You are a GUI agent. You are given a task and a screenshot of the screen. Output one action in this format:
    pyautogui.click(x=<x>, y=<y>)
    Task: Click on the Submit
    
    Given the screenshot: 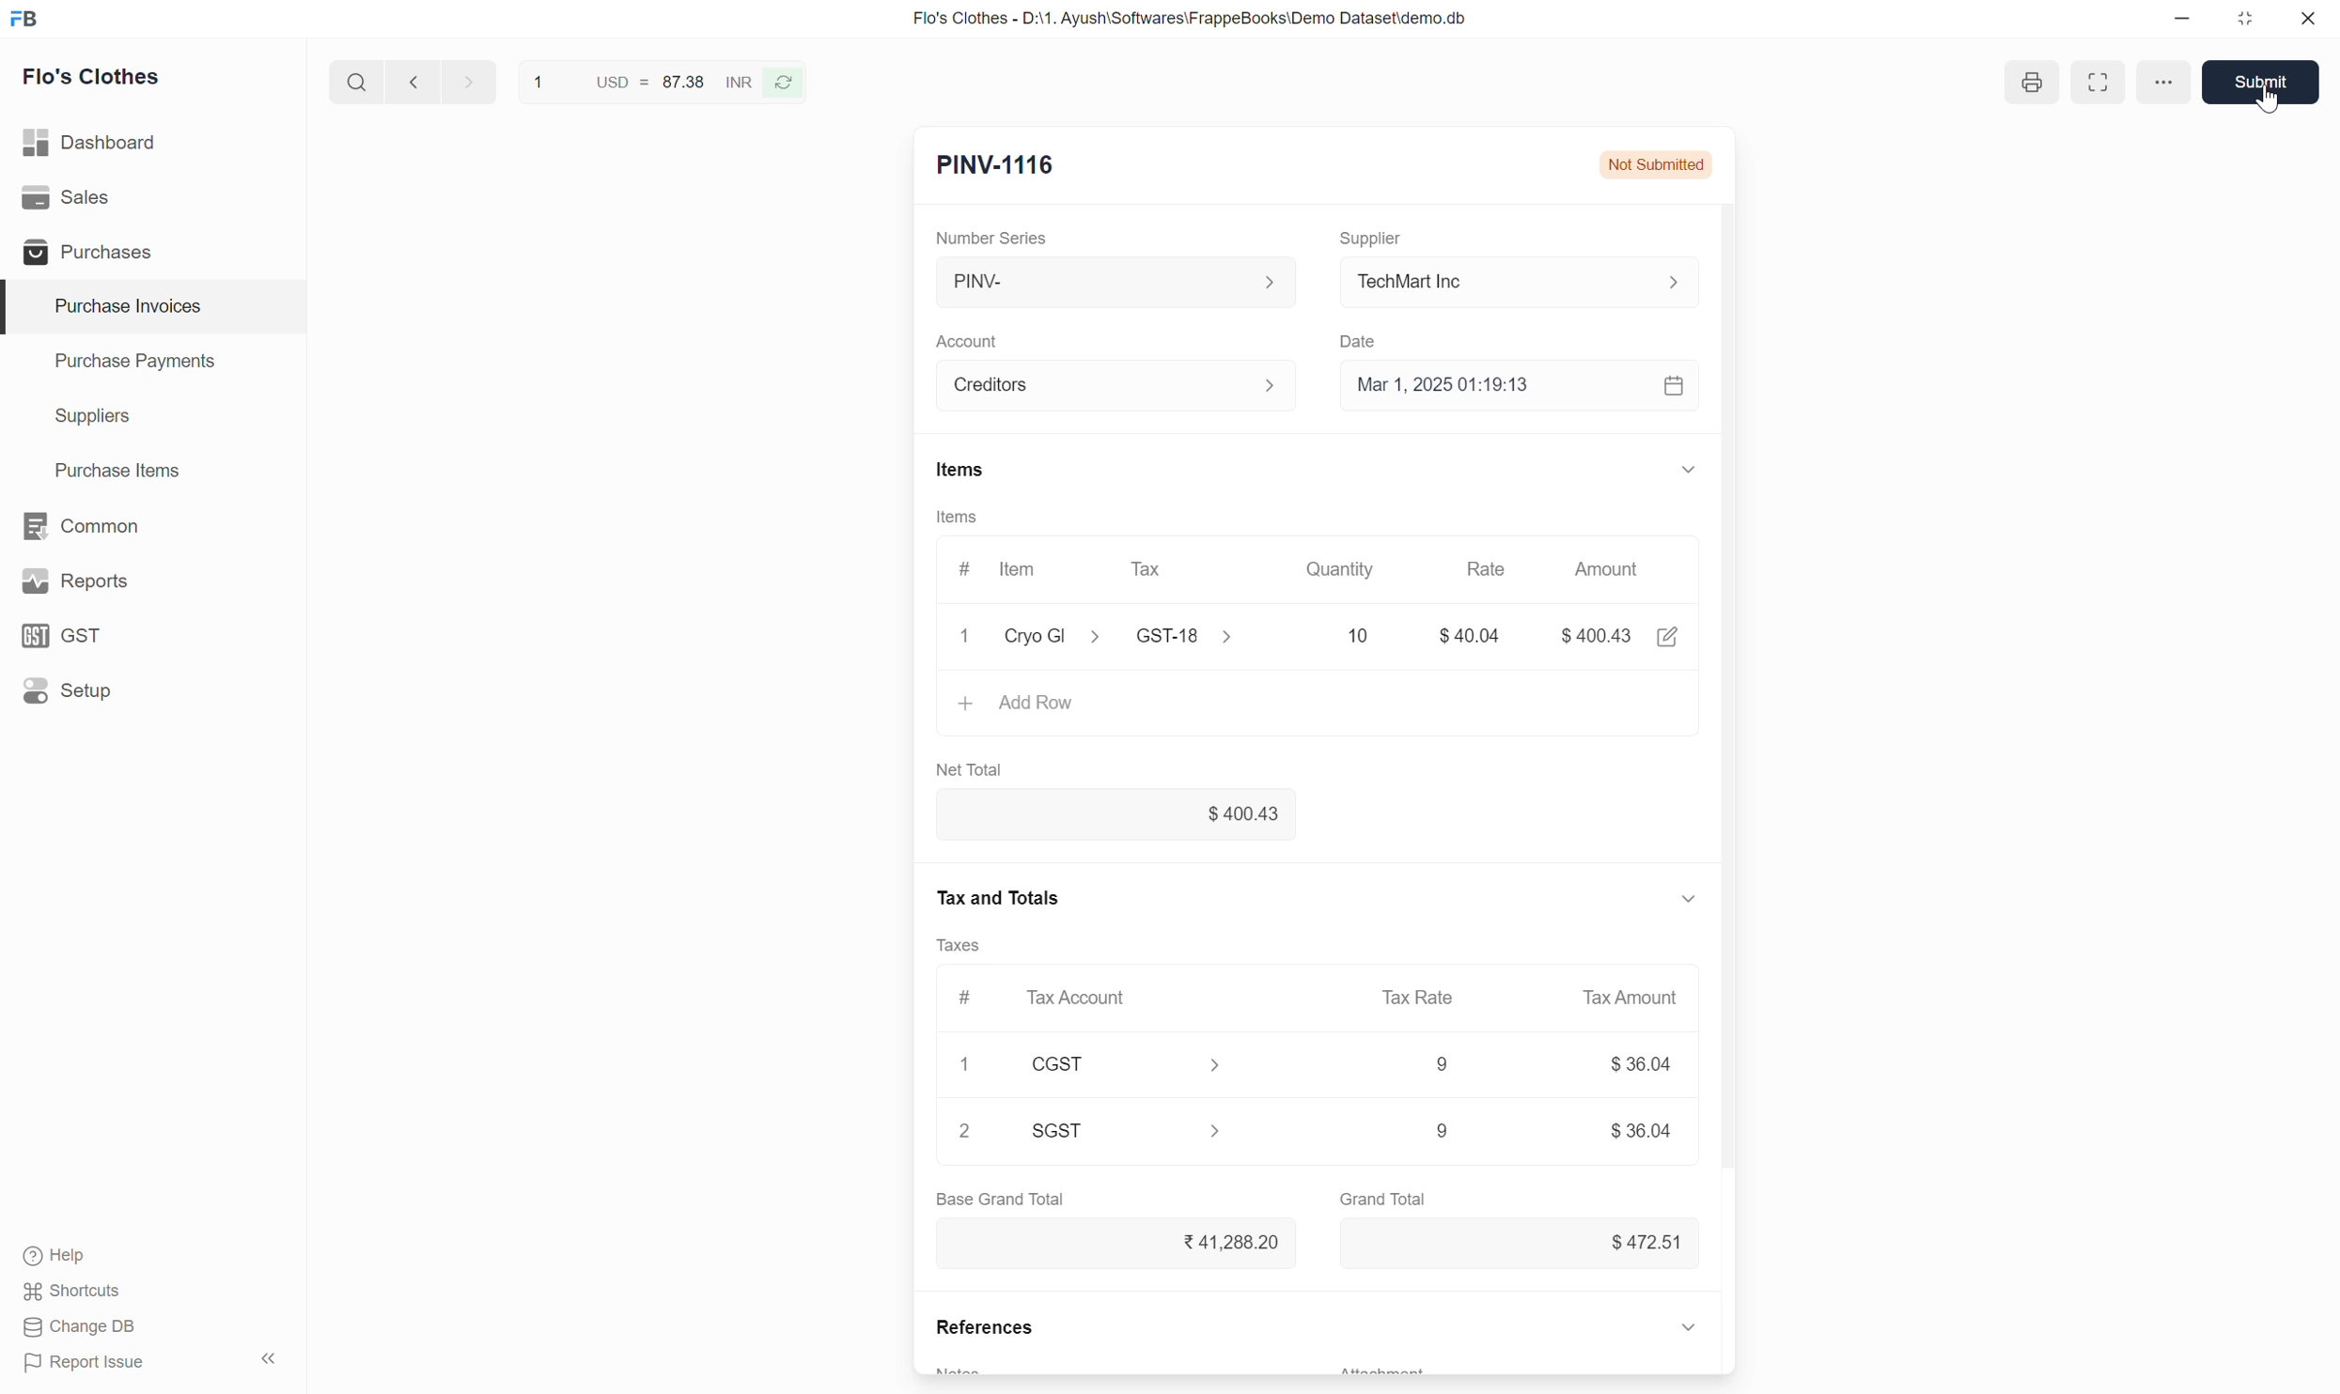 What is the action you would take?
    pyautogui.click(x=2266, y=81)
    